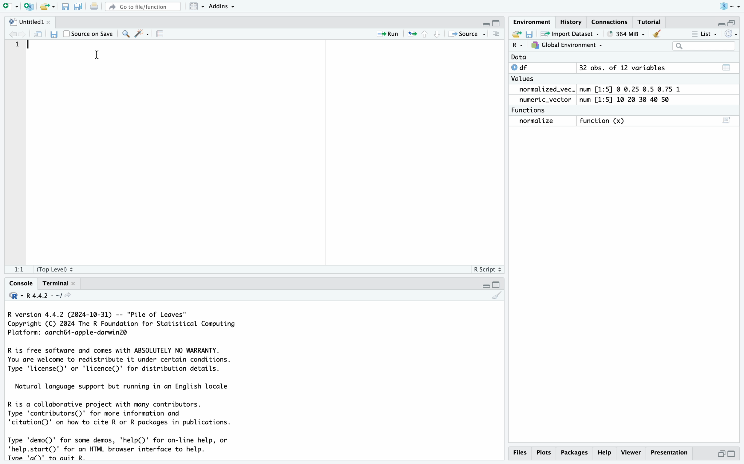 This screenshot has height=464, width=744. What do you see at coordinates (18, 270) in the screenshot?
I see `1:1` at bounding box center [18, 270].